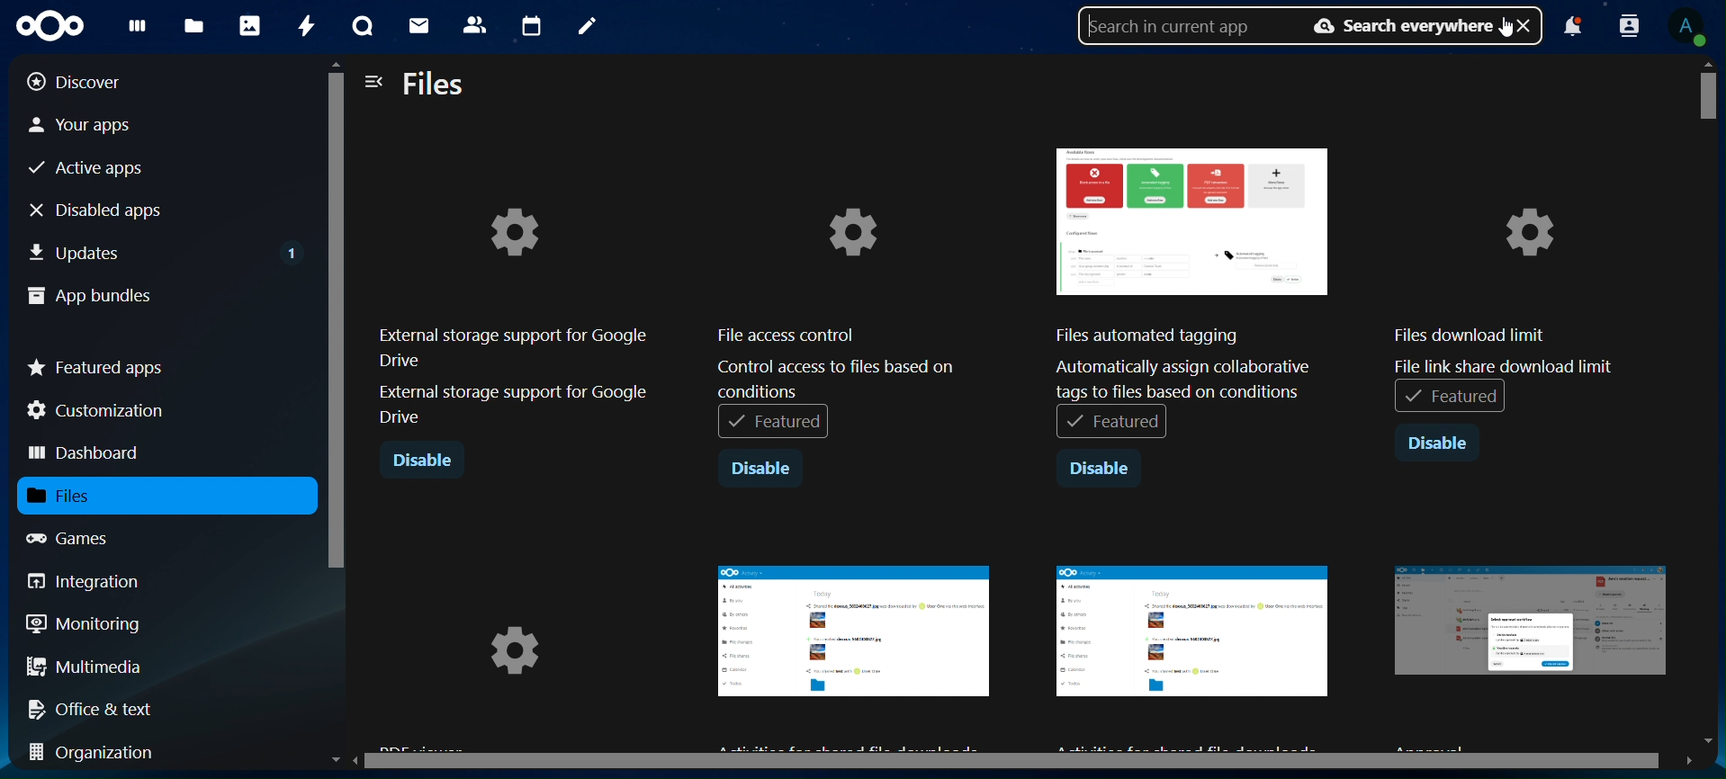 This screenshot has height=779, width=1726. What do you see at coordinates (760, 470) in the screenshot?
I see `disable` at bounding box center [760, 470].